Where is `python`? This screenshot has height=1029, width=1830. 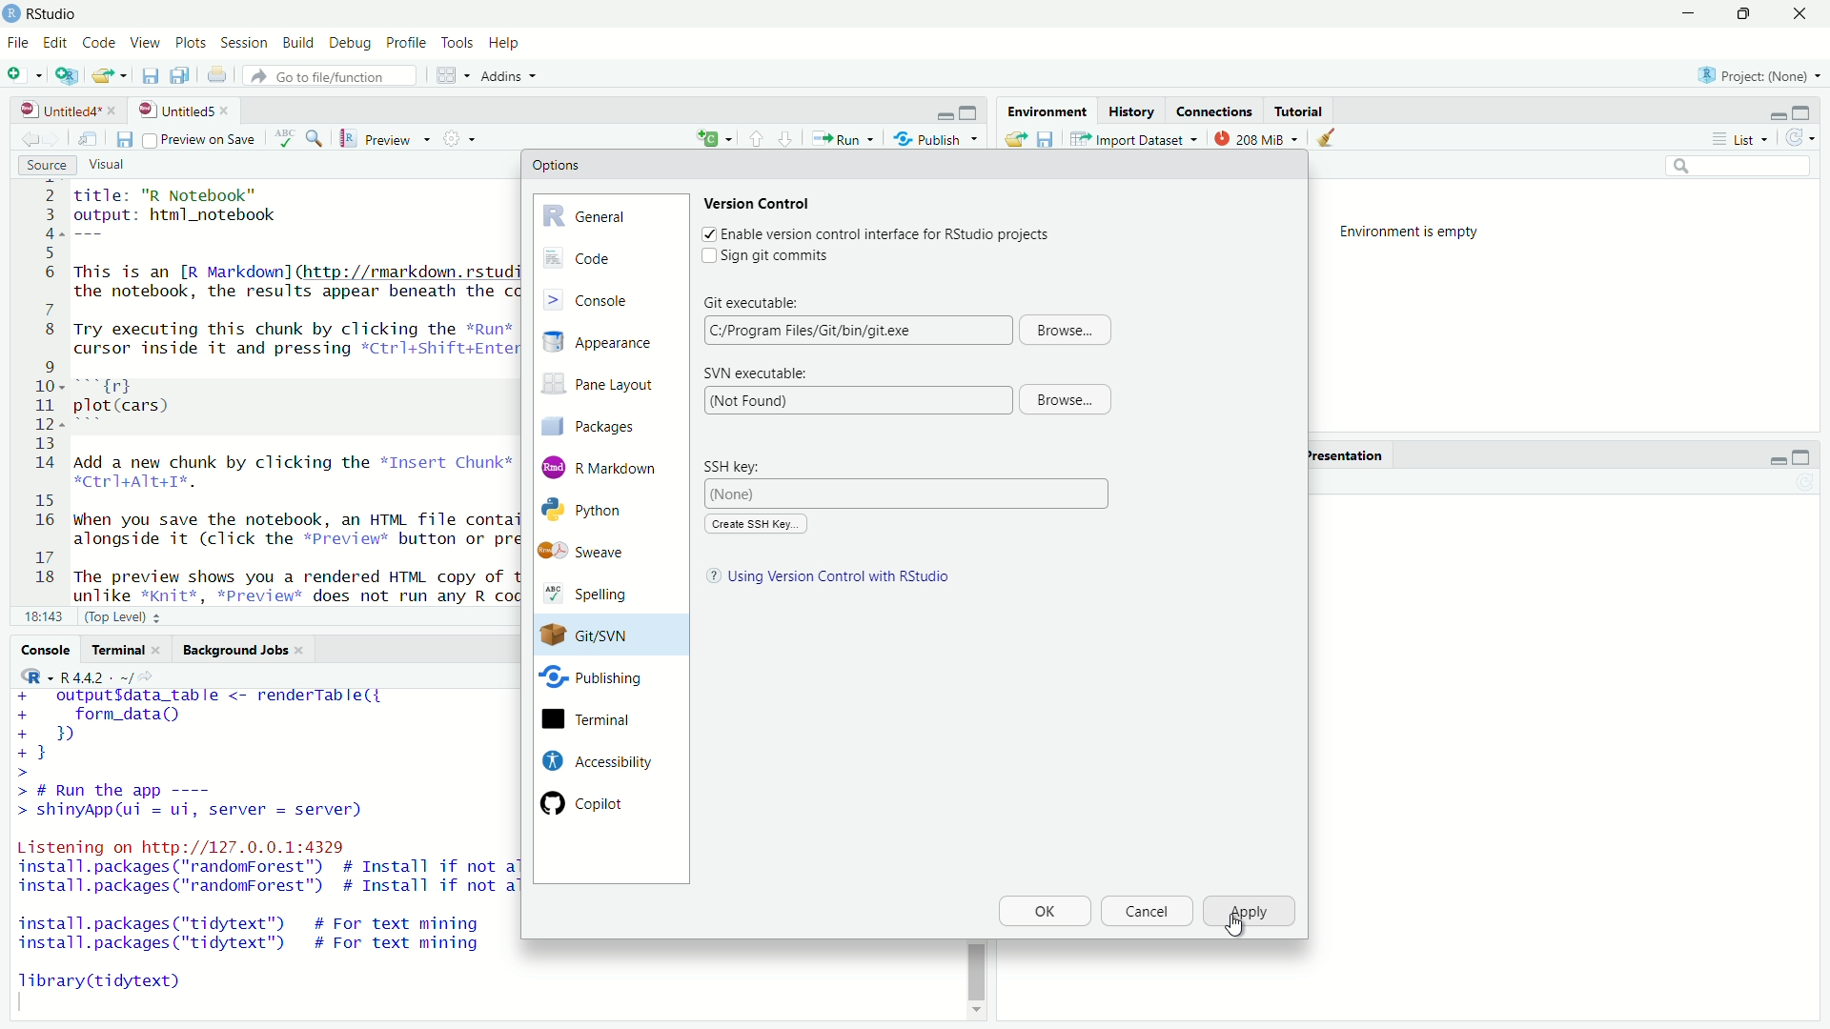
python is located at coordinates (599, 511).